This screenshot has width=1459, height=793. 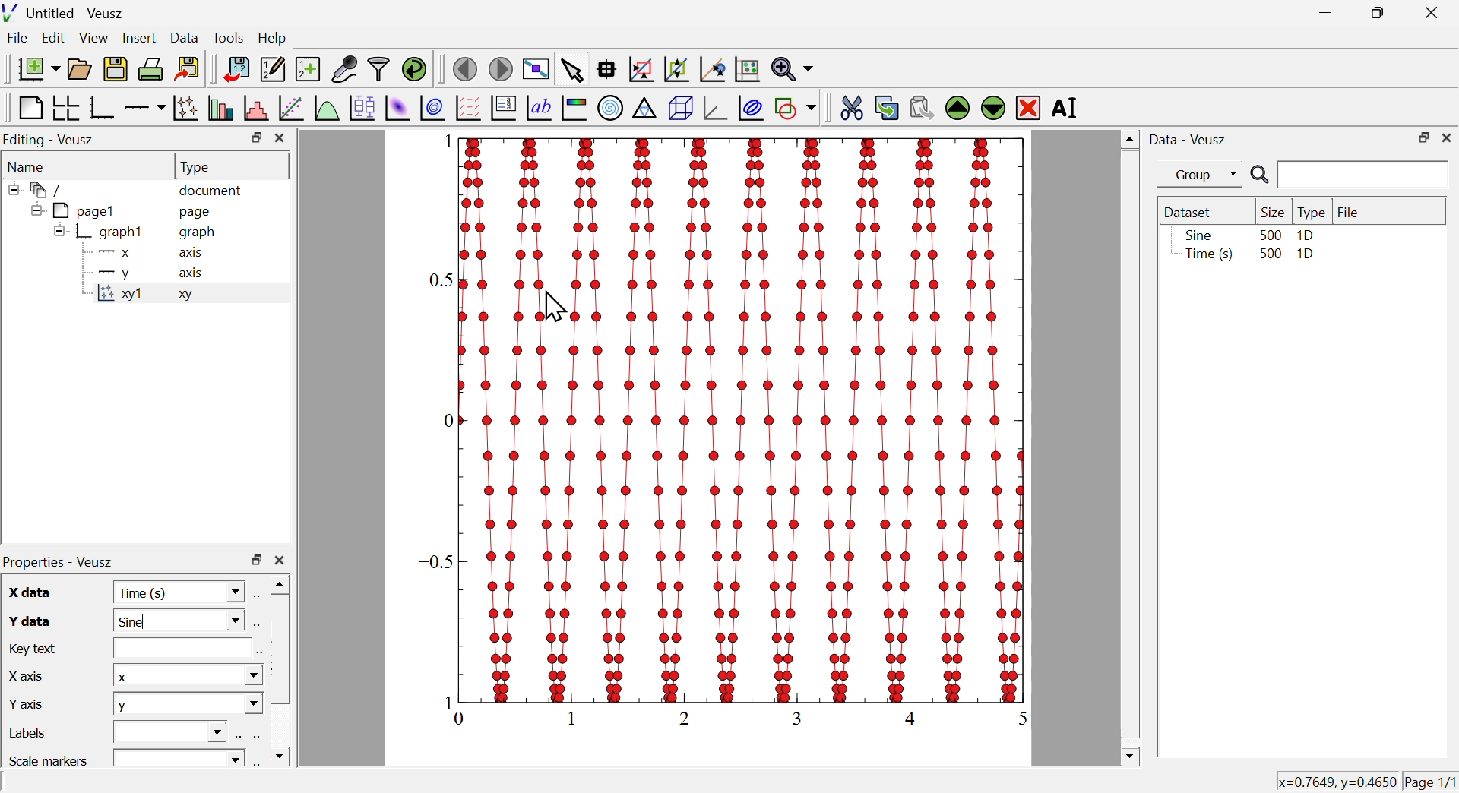 I want to click on name, so click(x=30, y=166).